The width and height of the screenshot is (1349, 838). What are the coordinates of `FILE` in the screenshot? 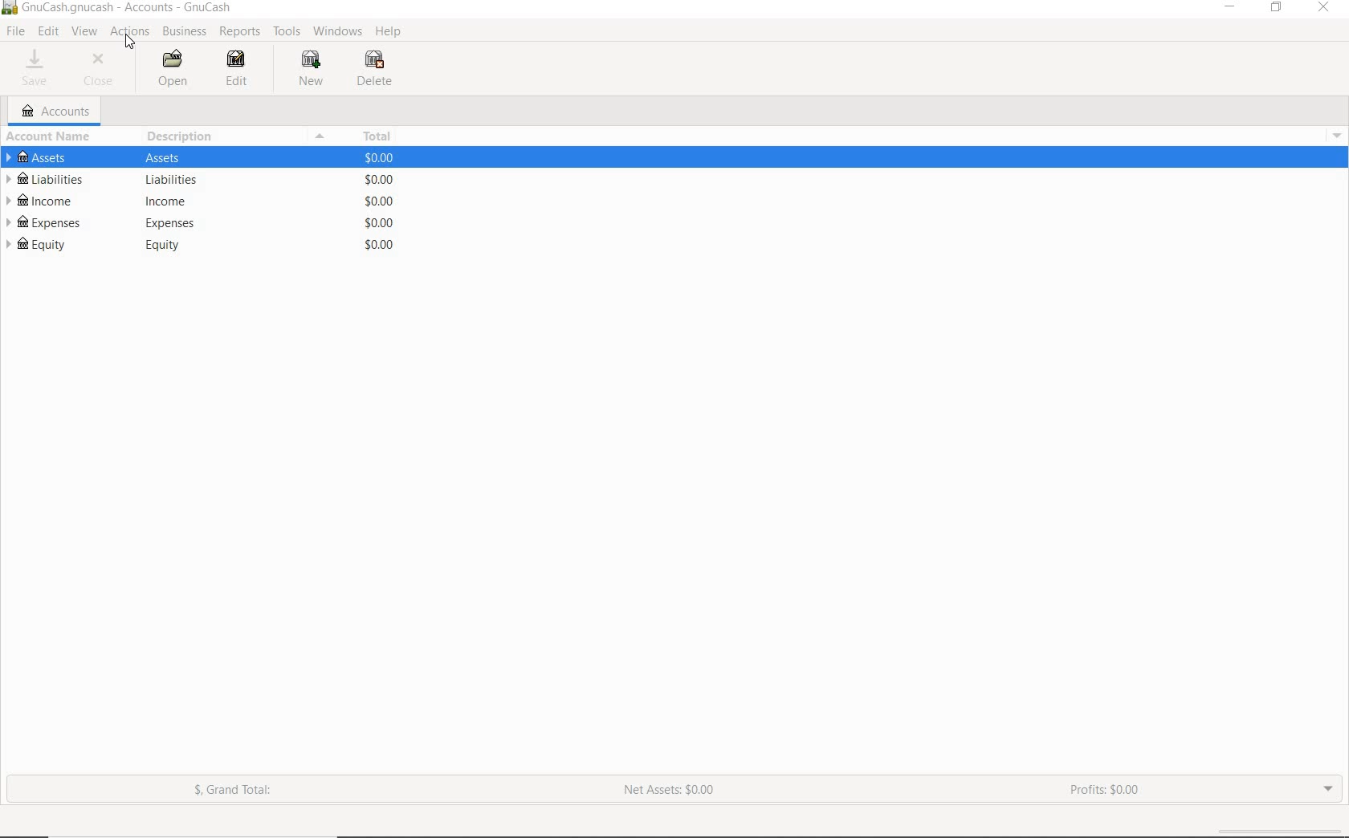 It's located at (15, 32).